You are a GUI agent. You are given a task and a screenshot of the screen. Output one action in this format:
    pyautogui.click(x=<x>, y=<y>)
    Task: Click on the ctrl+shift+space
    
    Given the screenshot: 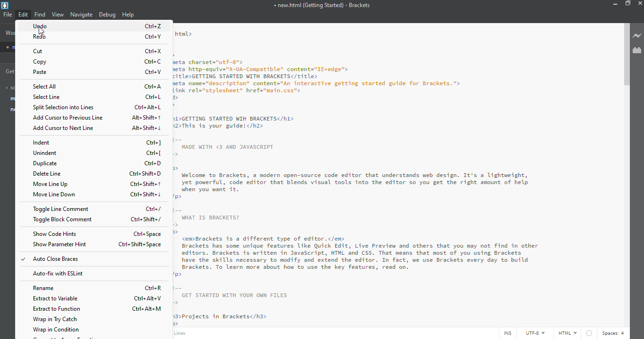 What is the action you would take?
    pyautogui.click(x=140, y=244)
    